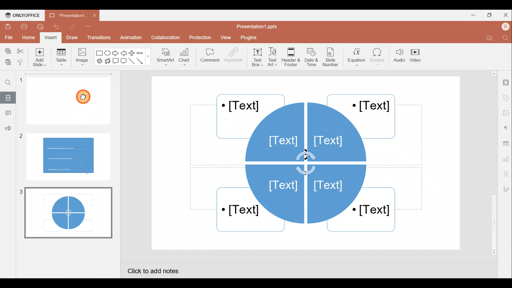  What do you see at coordinates (11, 83) in the screenshot?
I see `Find` at bounding box center [11, 83].